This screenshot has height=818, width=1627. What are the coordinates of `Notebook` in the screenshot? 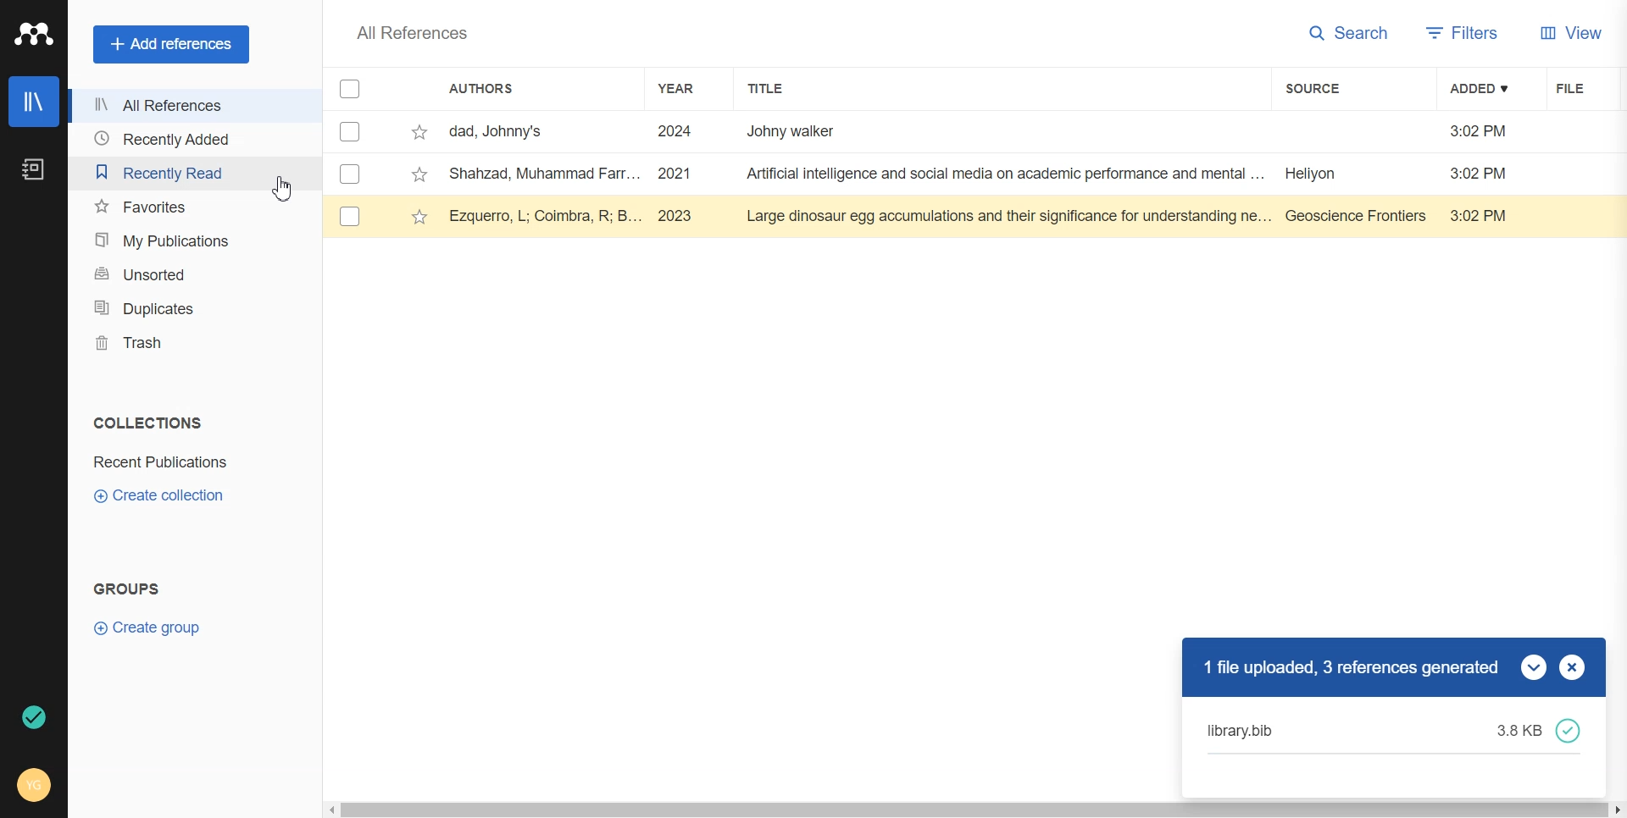 It's located at (36, 169).